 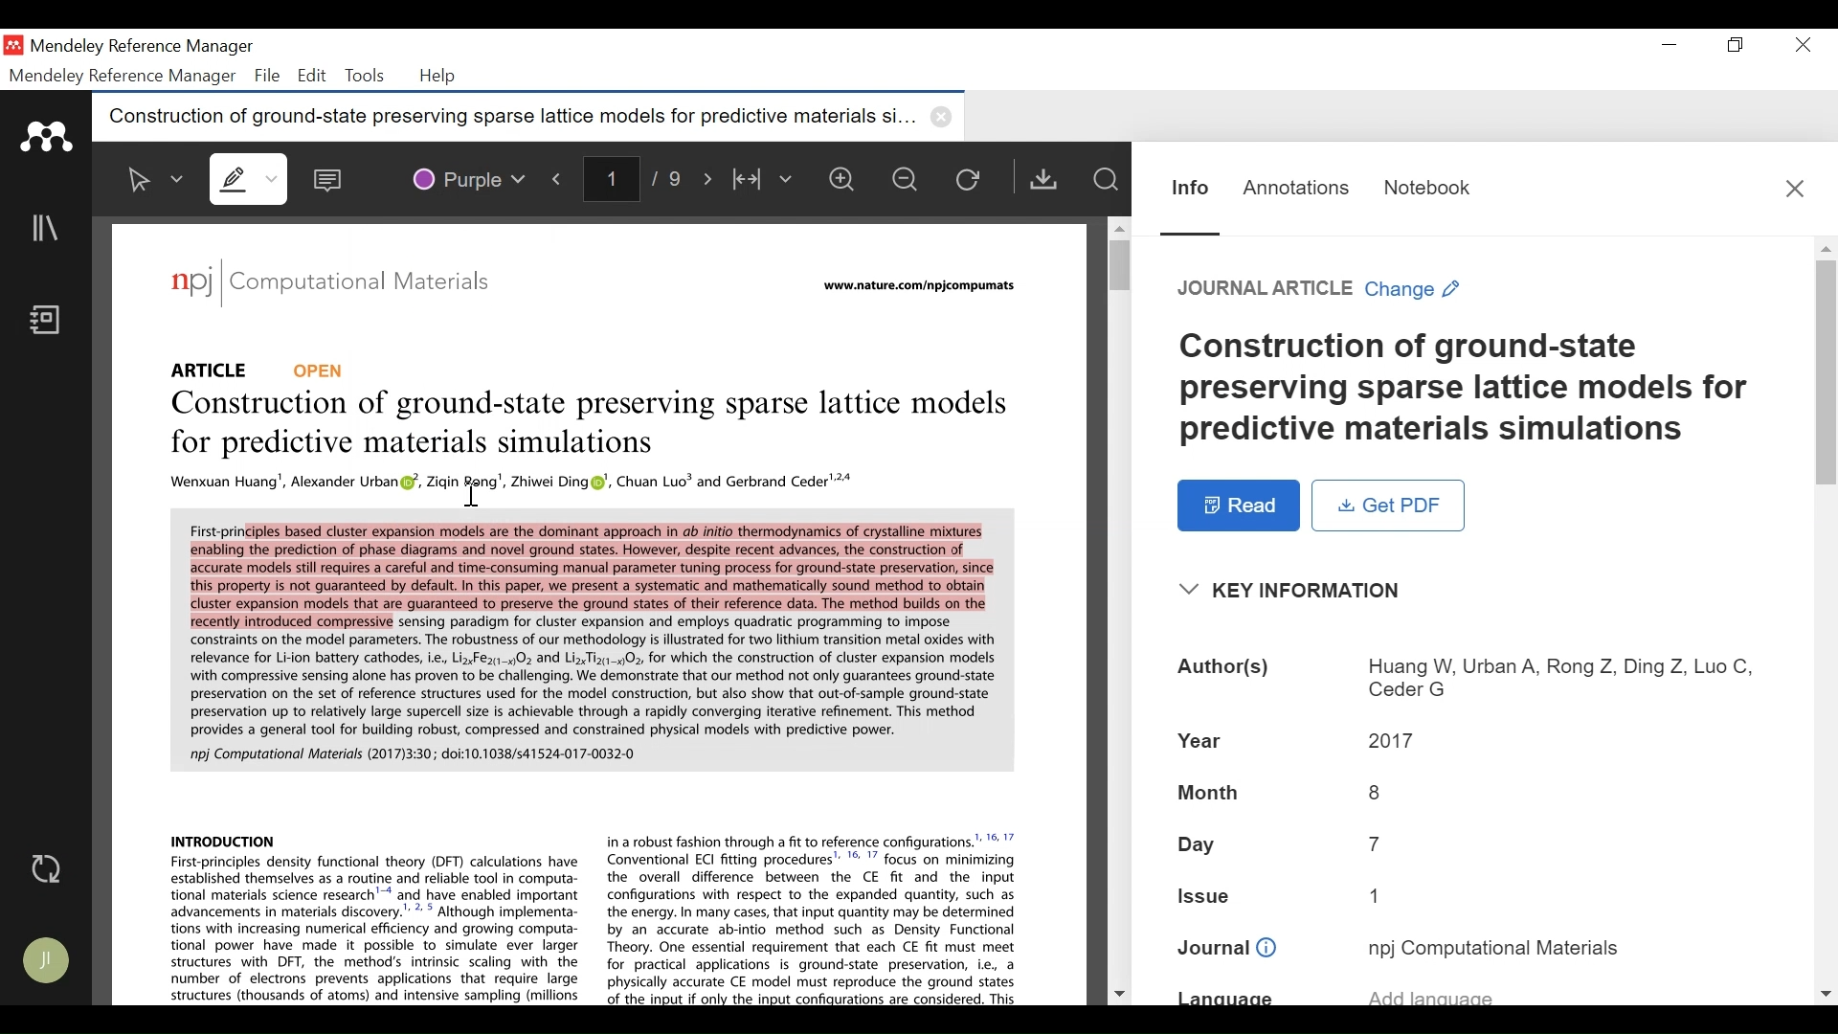 What do you see at coordinates (1492, 950) in the screenshot?
I see `npj Computational Materials` at bounding box center [1492, 950].